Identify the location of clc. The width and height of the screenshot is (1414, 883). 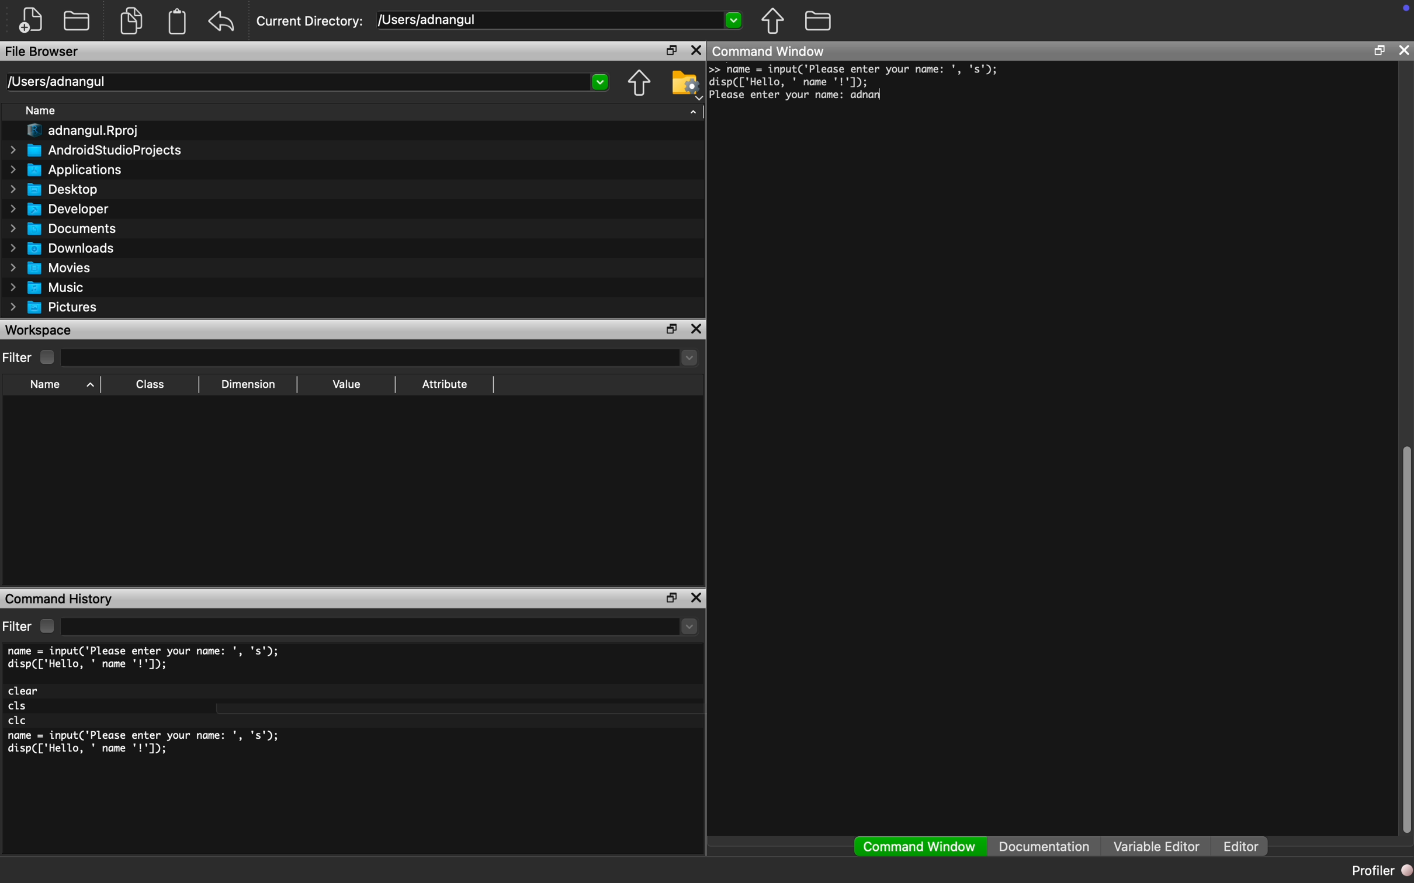
(19, 721).